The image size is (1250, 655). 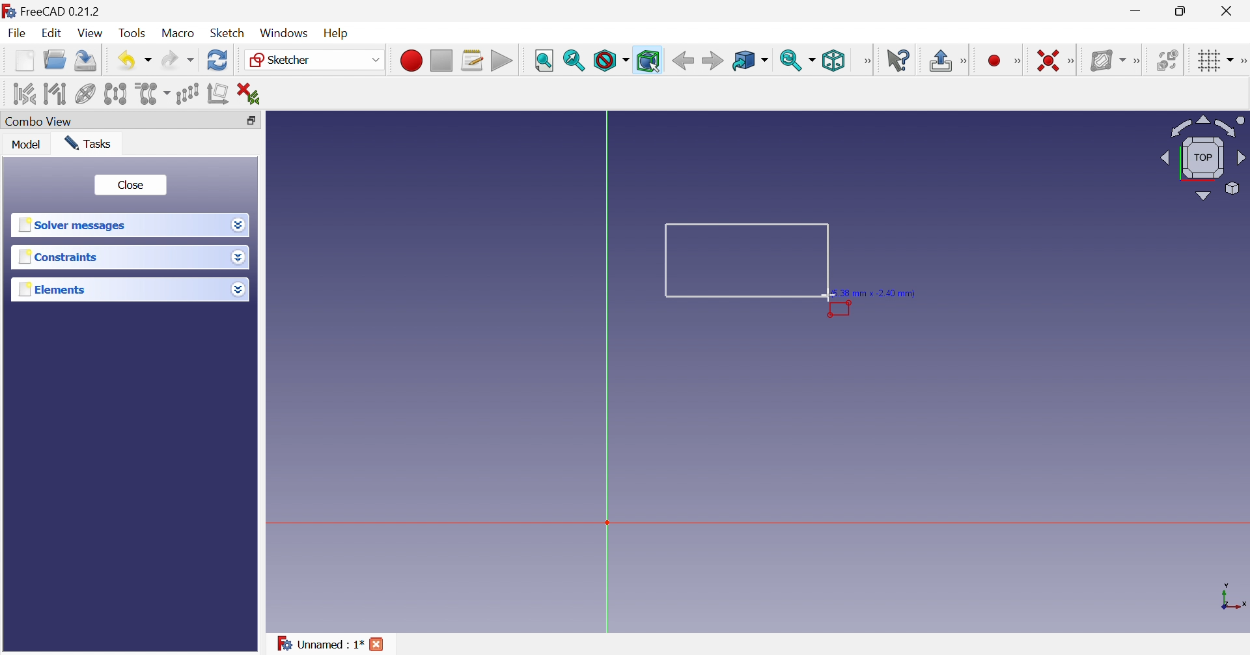 I want to click on Back, so click(x=683, y=61).